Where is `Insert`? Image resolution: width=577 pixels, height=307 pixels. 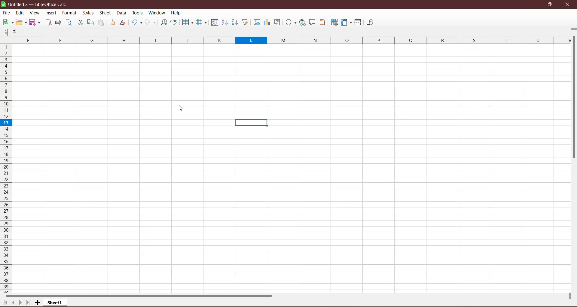 Insert is located at coordinates (51, 13).